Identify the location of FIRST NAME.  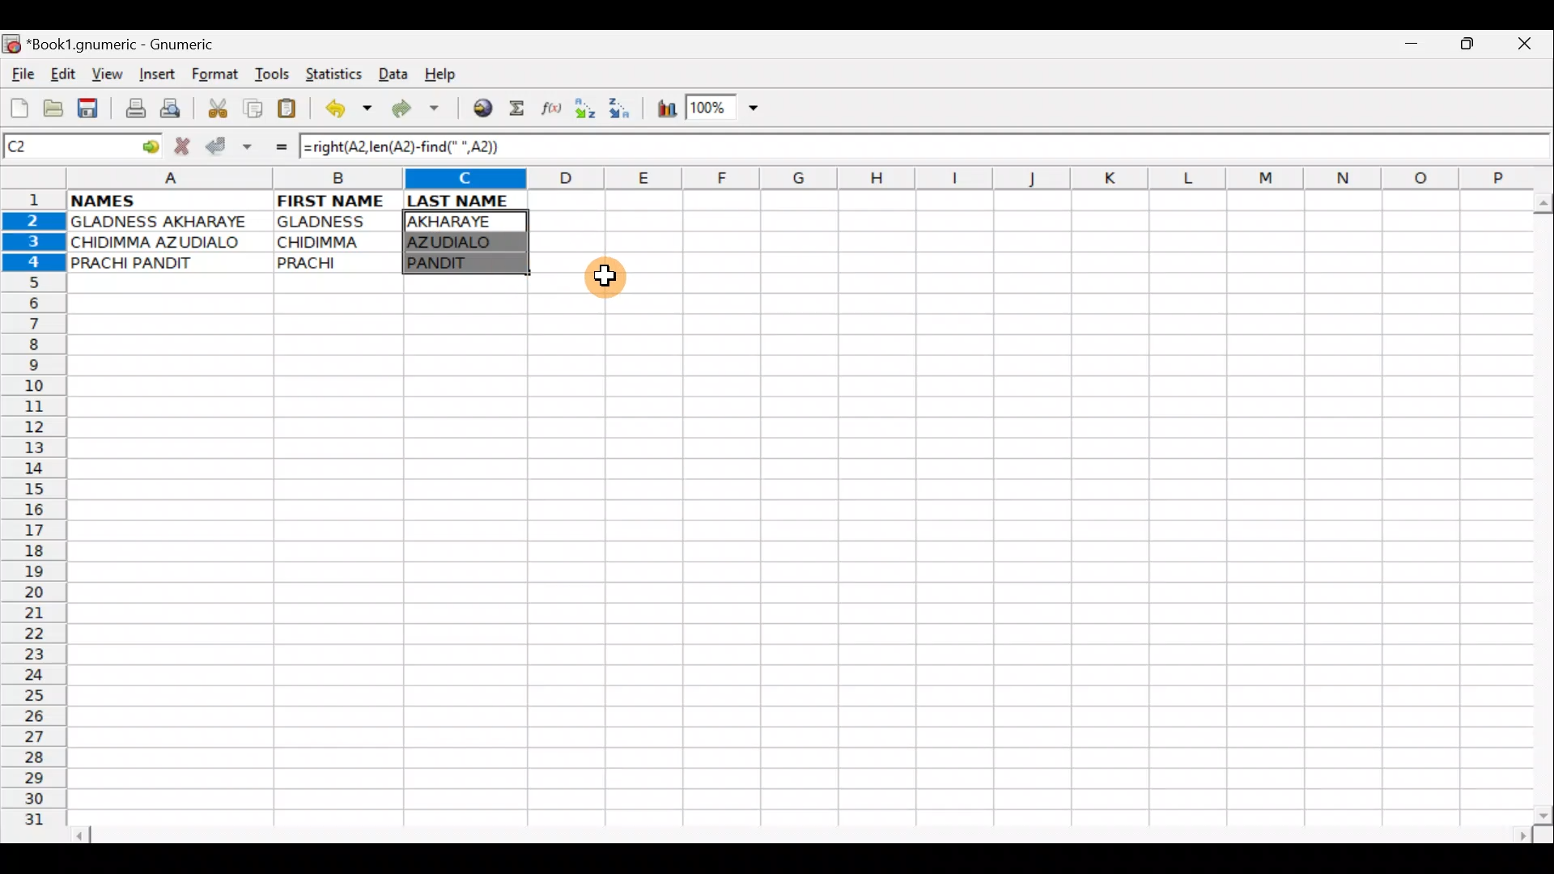
(333, 199).